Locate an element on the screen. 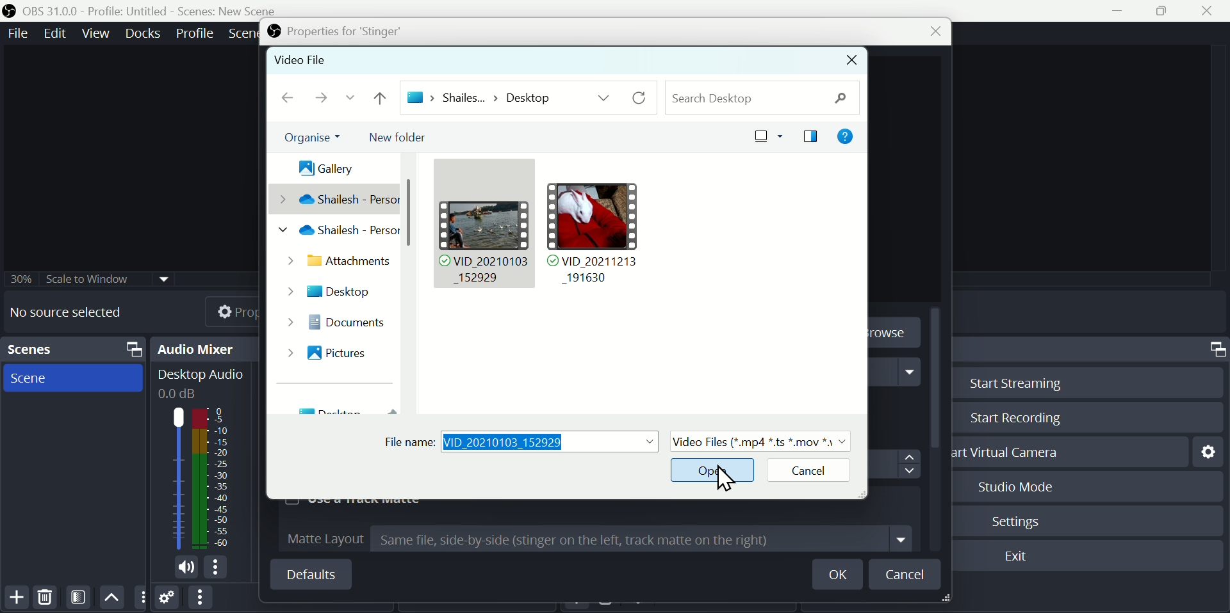  Maximise is located at coordinates (1167, 12).